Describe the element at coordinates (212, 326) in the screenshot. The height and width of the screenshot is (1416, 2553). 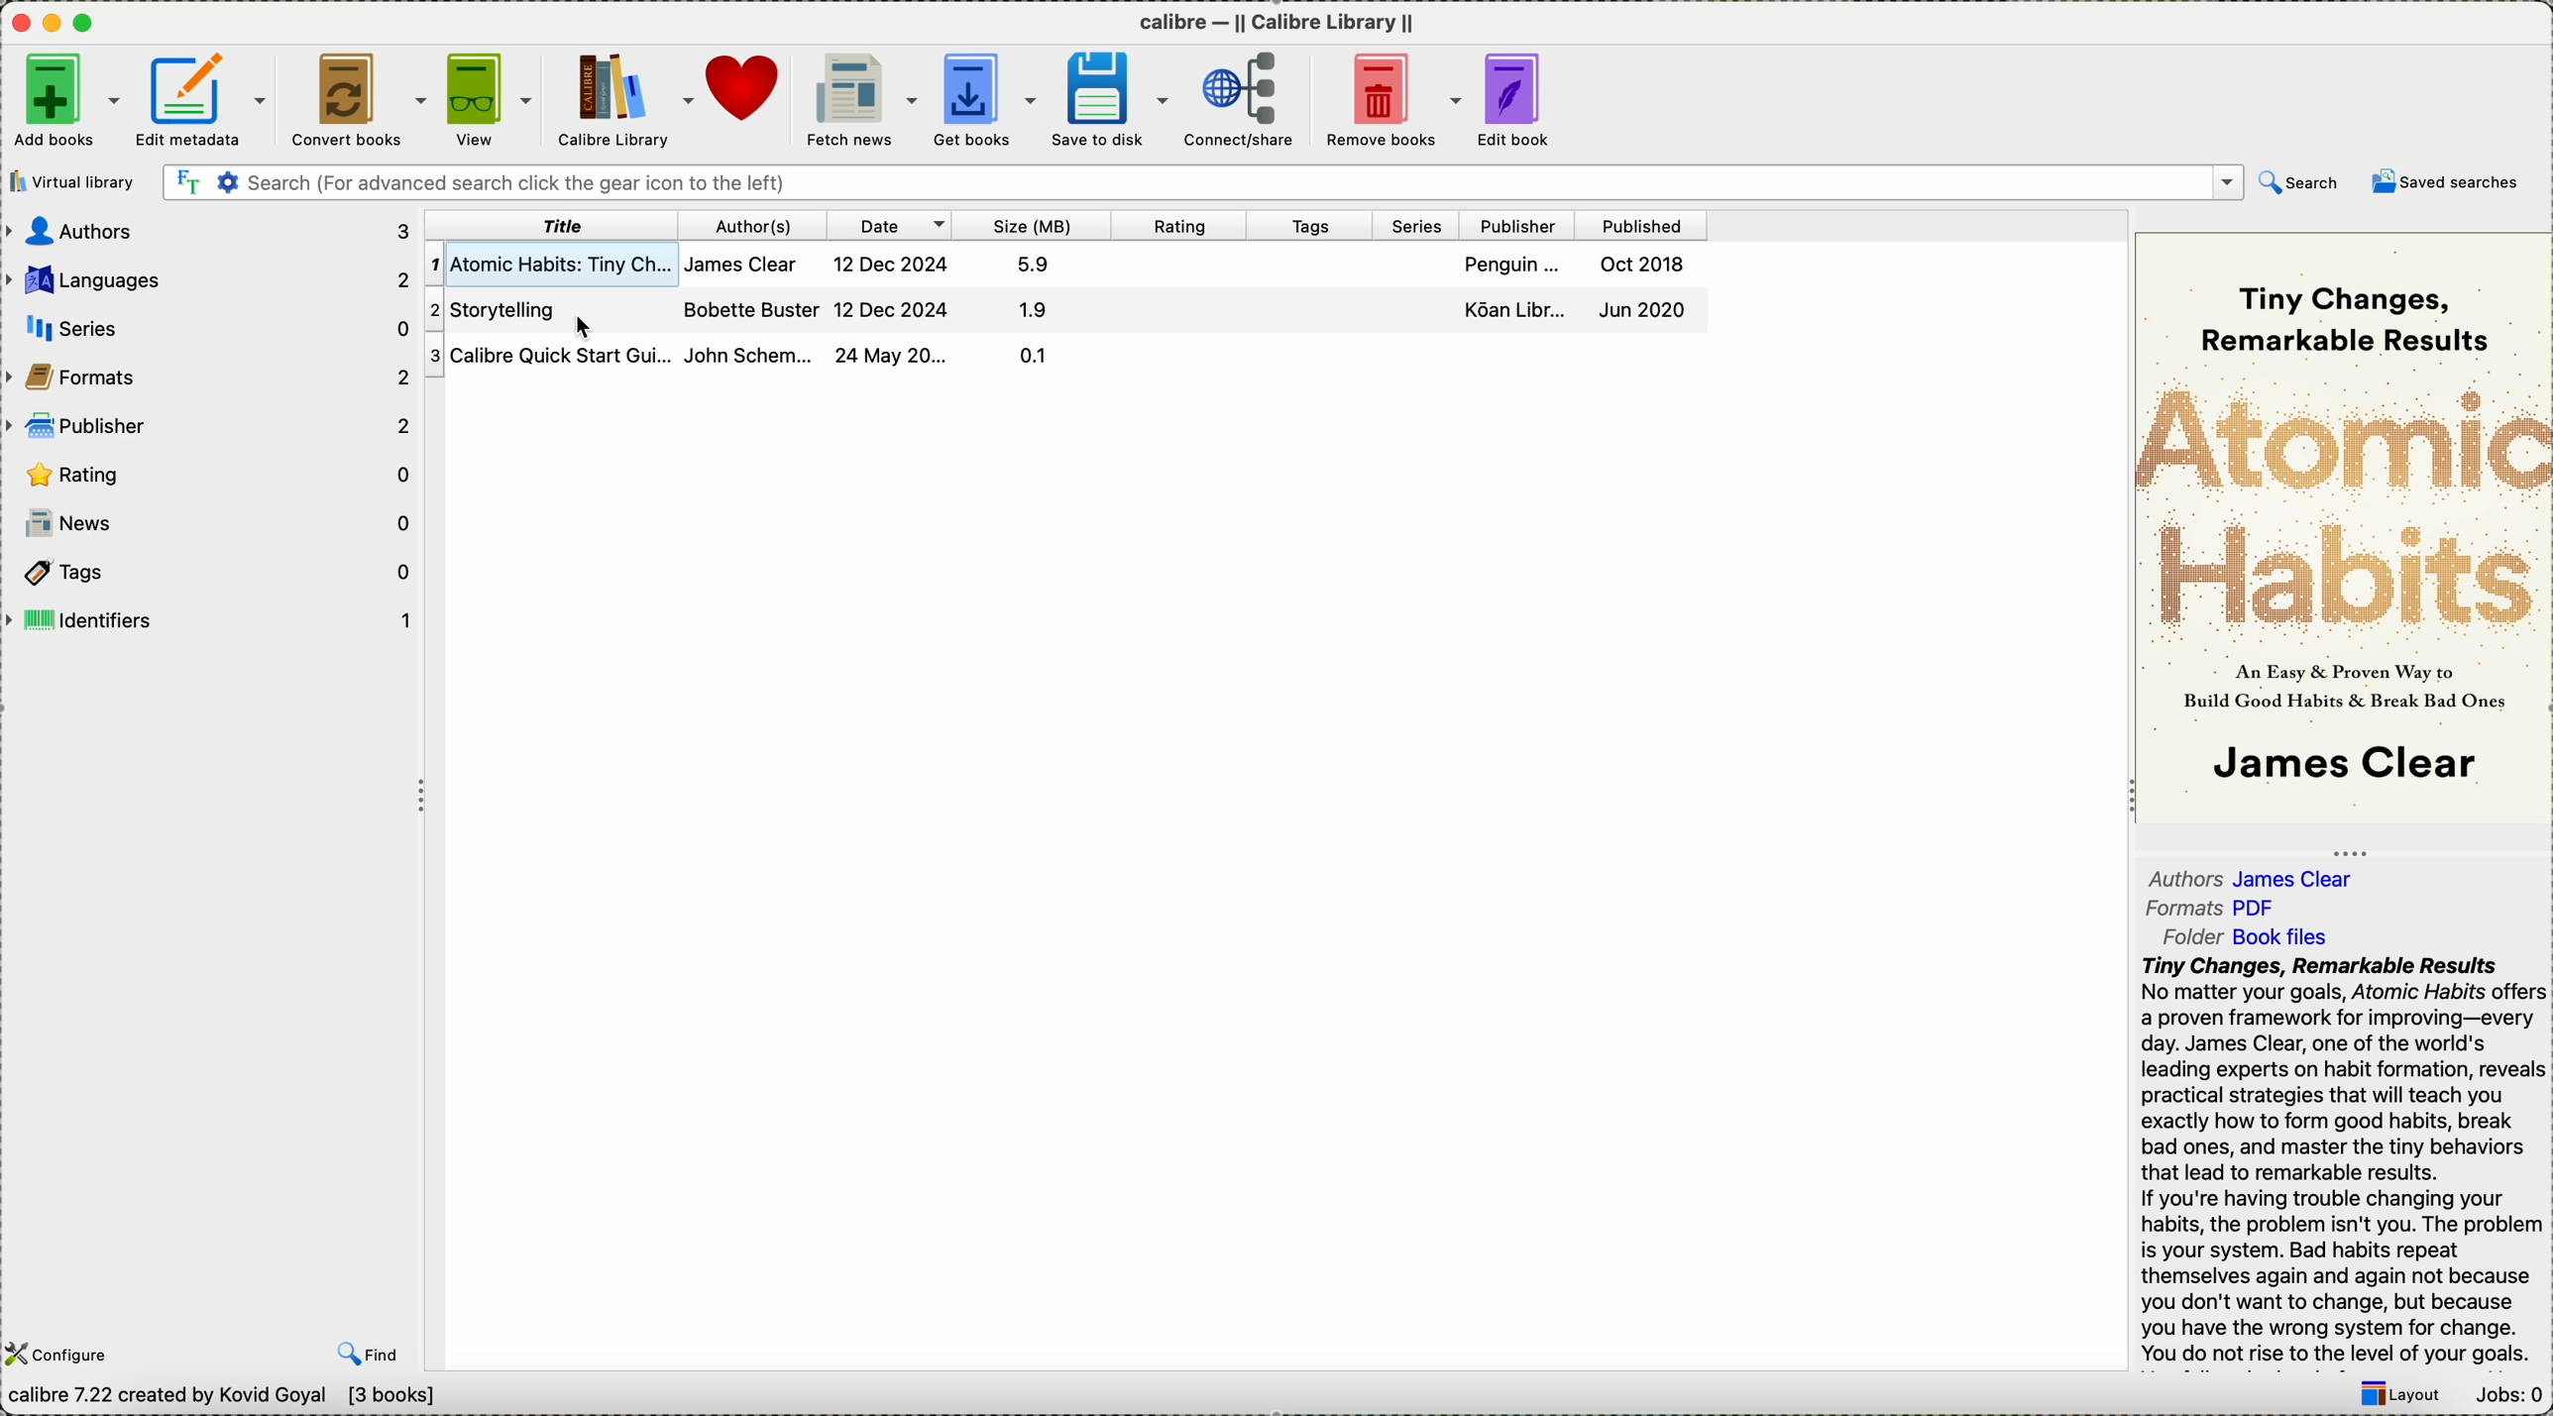
I see `series` at that location.